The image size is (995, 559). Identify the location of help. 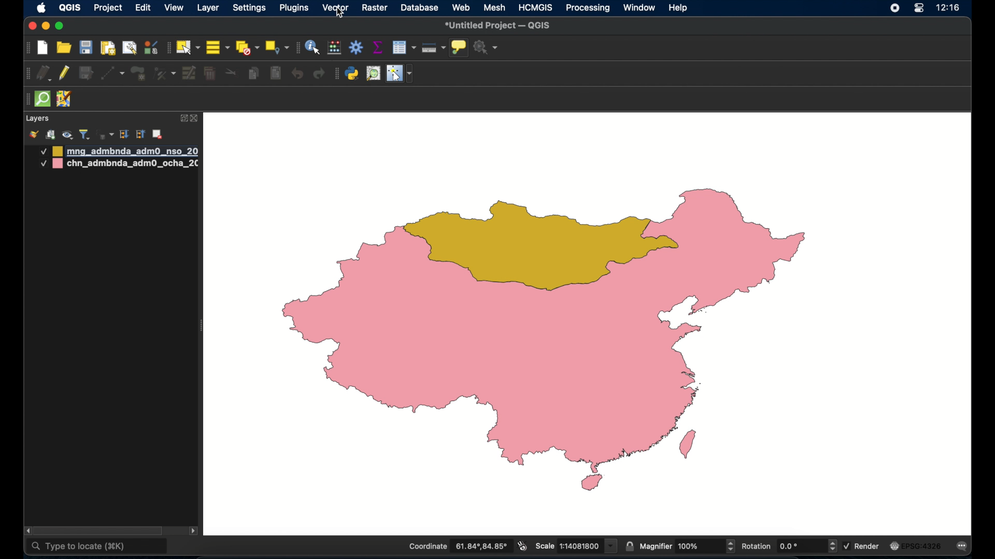
(678, 7).